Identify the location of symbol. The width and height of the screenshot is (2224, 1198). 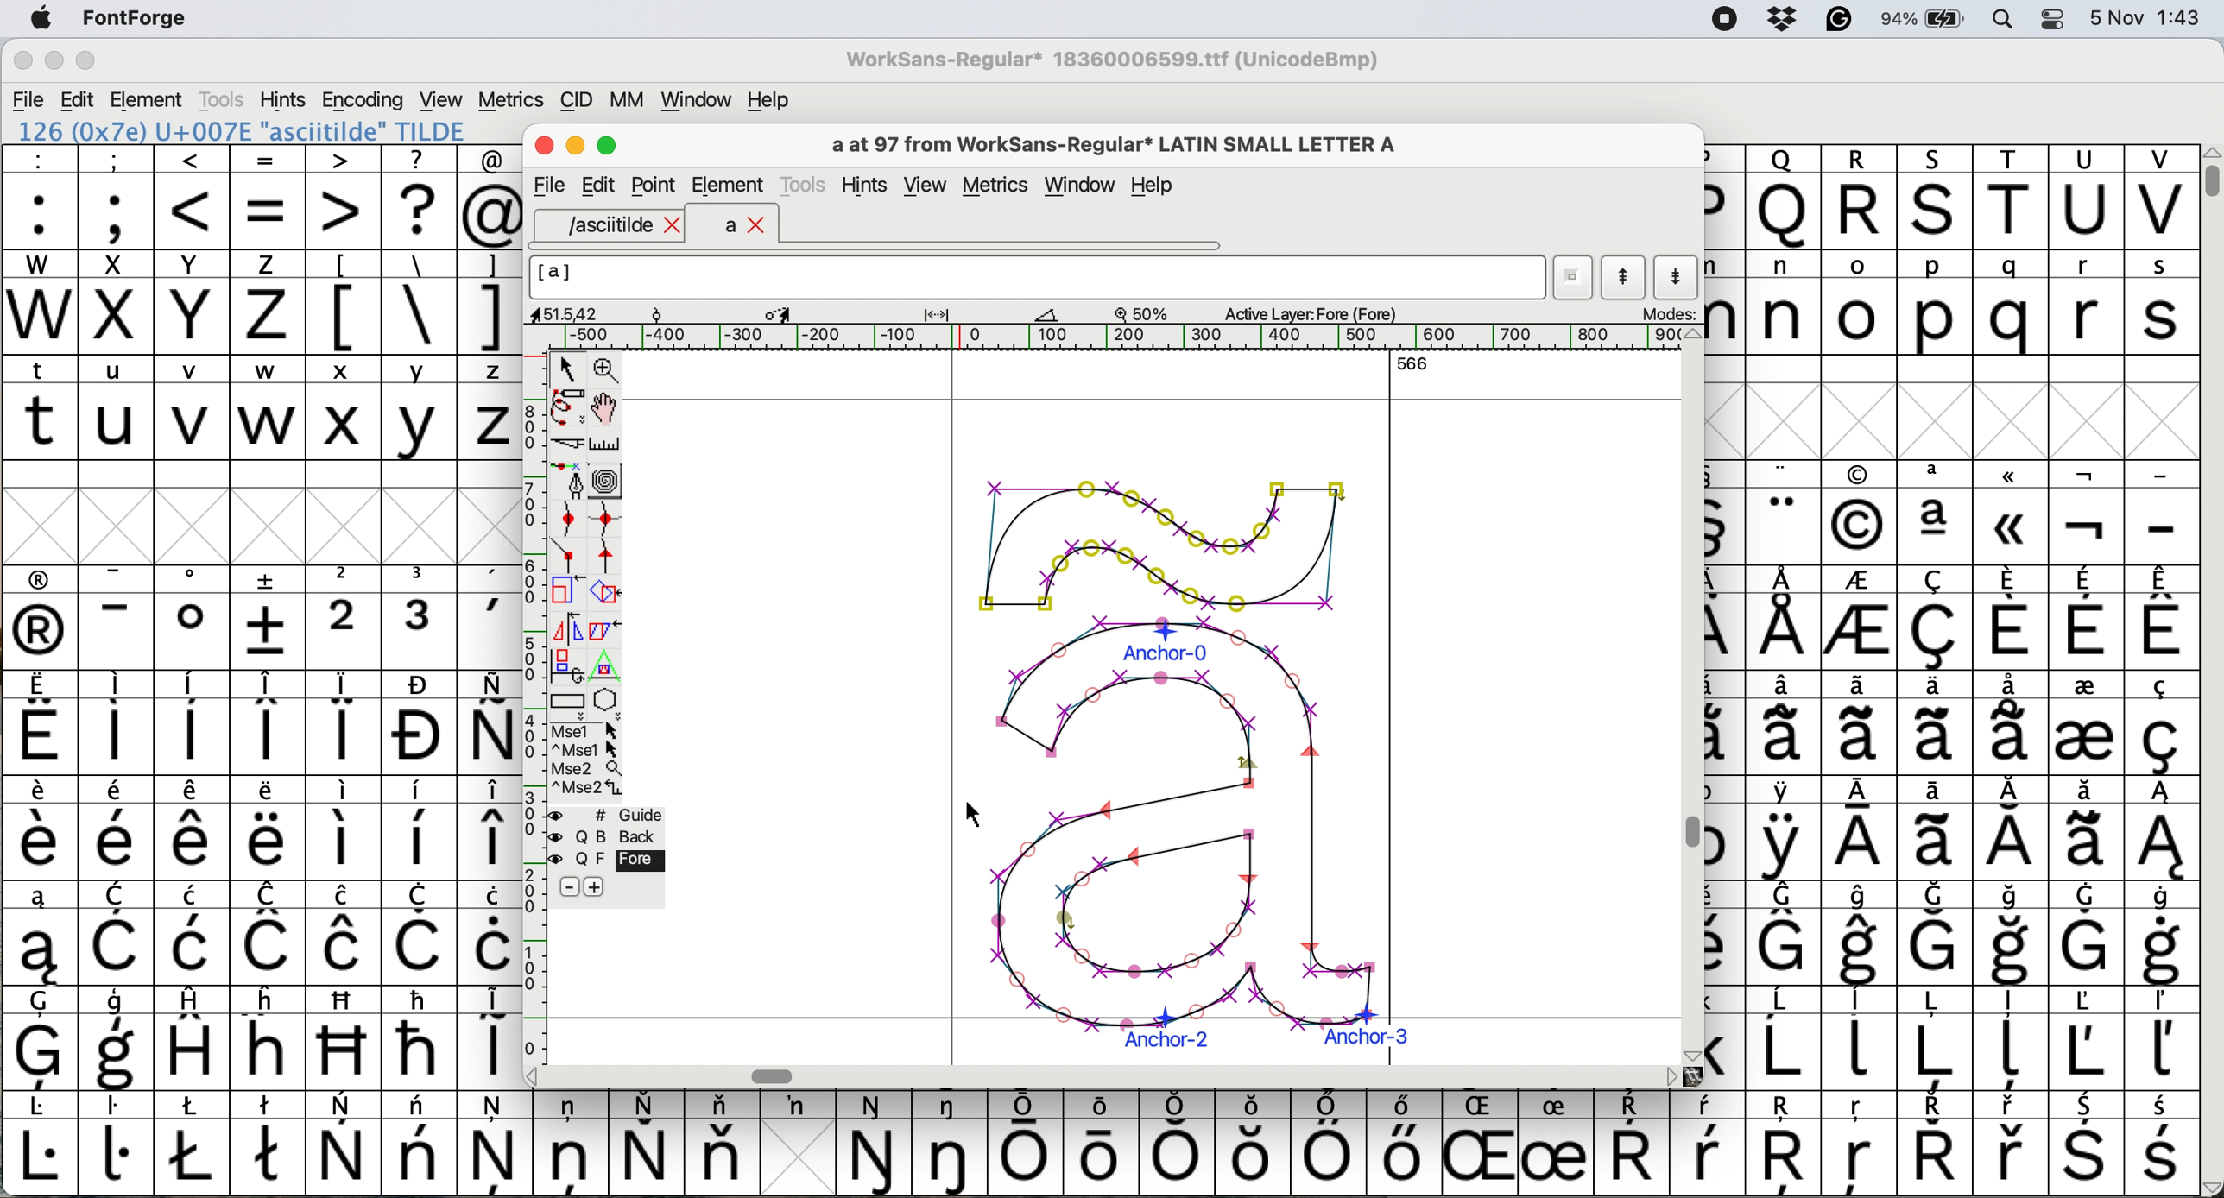
(41, 618).